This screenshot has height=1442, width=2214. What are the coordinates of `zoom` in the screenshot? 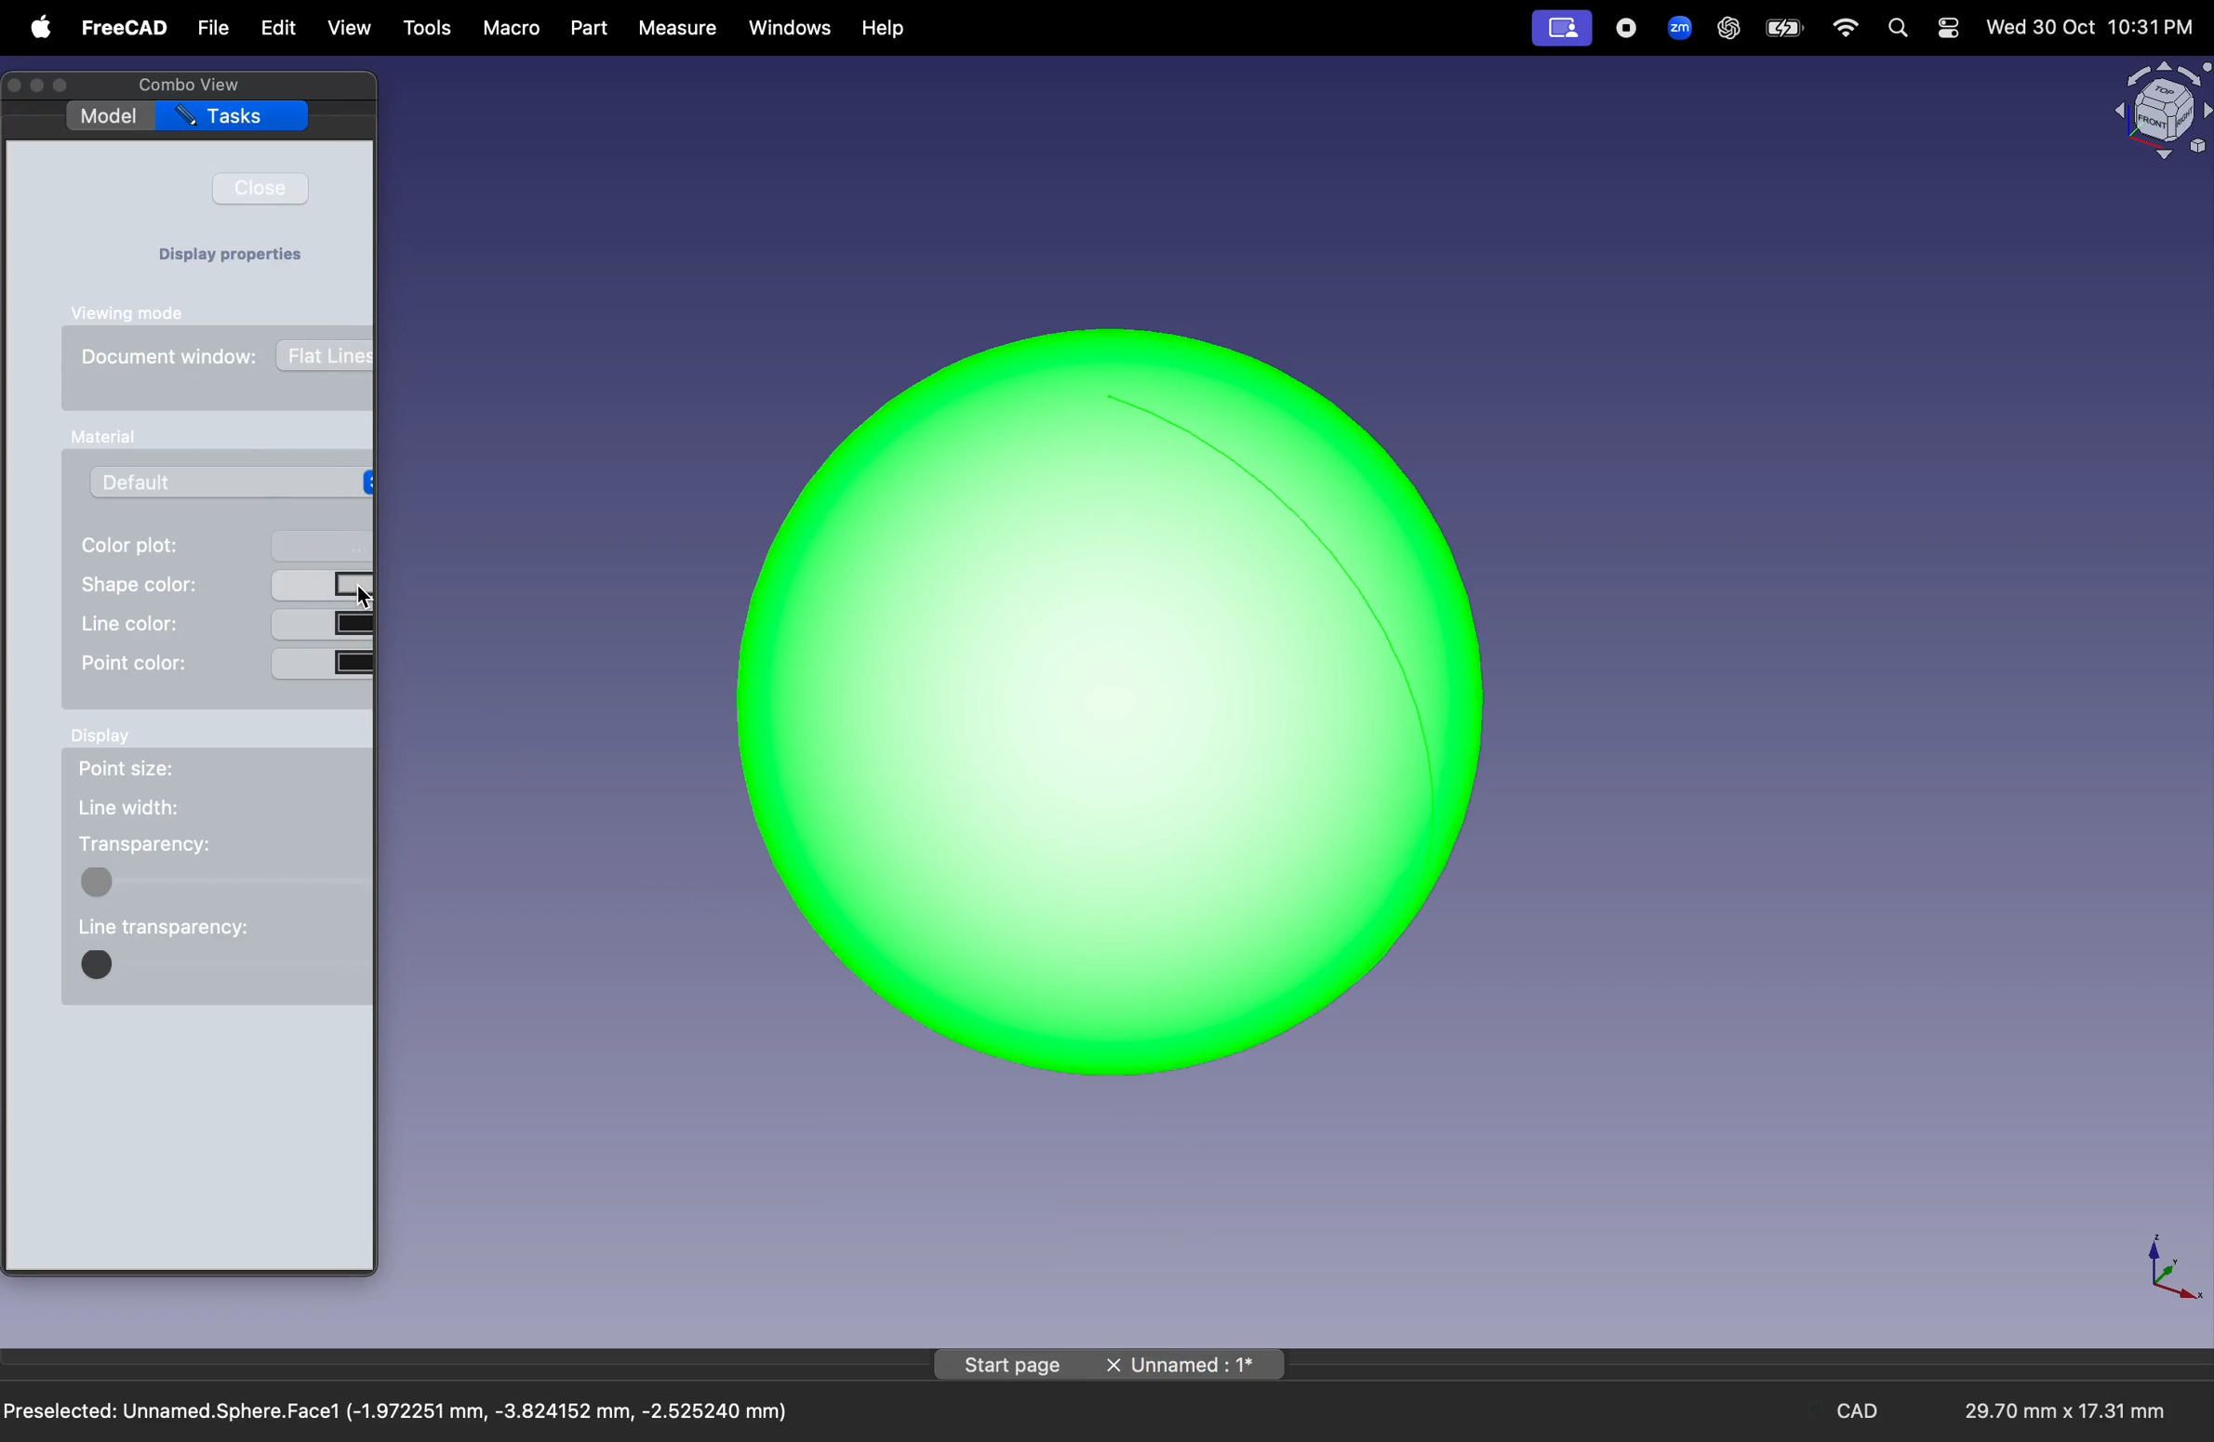 It's located at (1674, 26).